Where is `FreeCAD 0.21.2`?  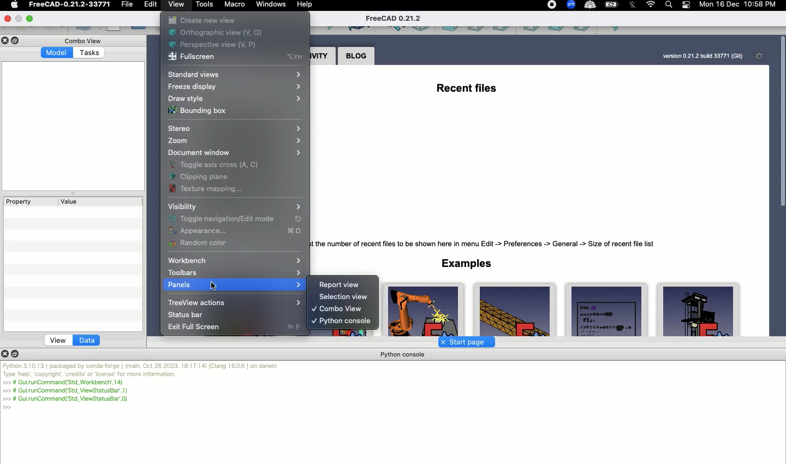 FreeCAD 0.21.2 is located at coordinates (395, 19).